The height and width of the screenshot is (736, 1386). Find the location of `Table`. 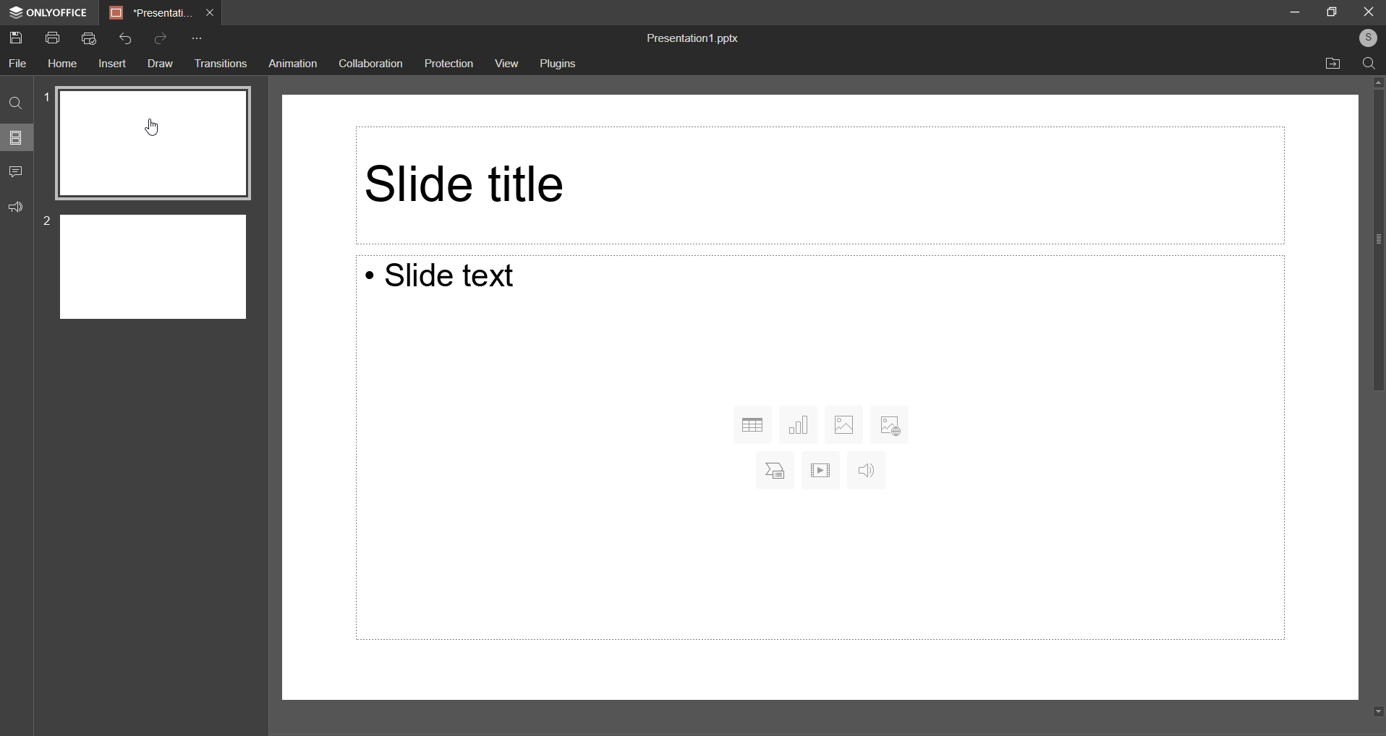

Table is located at coordinates (752, 425).